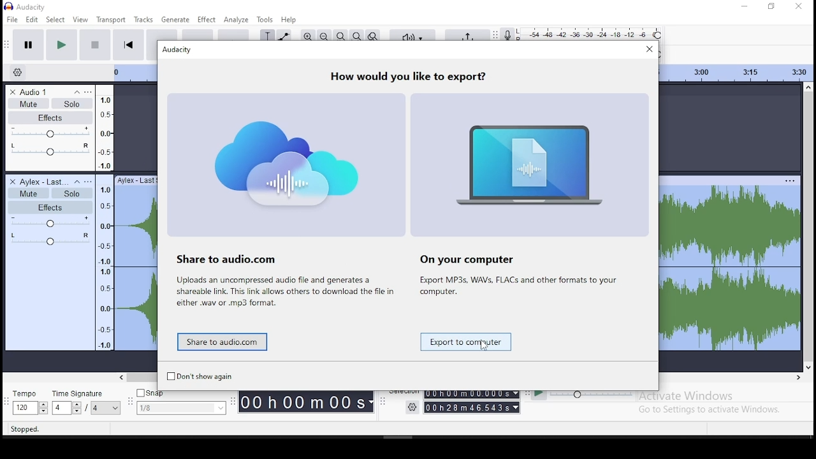 This screenshot has width=816, height=459. Describe the element at coordinates (372, 35) in the screenshot. I see `zoom toggle` at that location.